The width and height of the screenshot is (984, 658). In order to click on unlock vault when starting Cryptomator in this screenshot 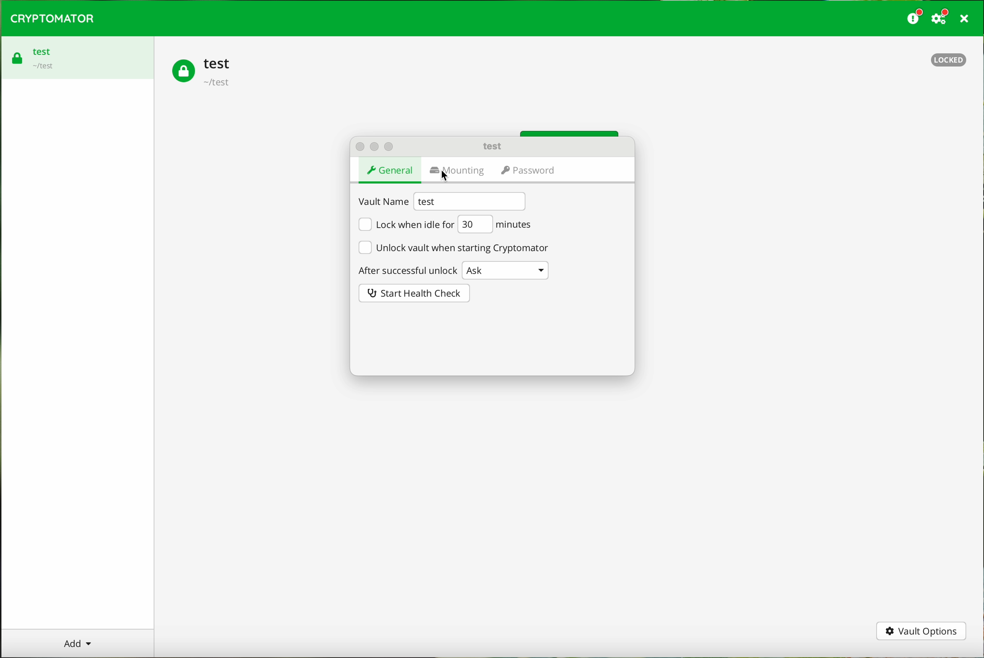, I will do `click(453, 247)`.